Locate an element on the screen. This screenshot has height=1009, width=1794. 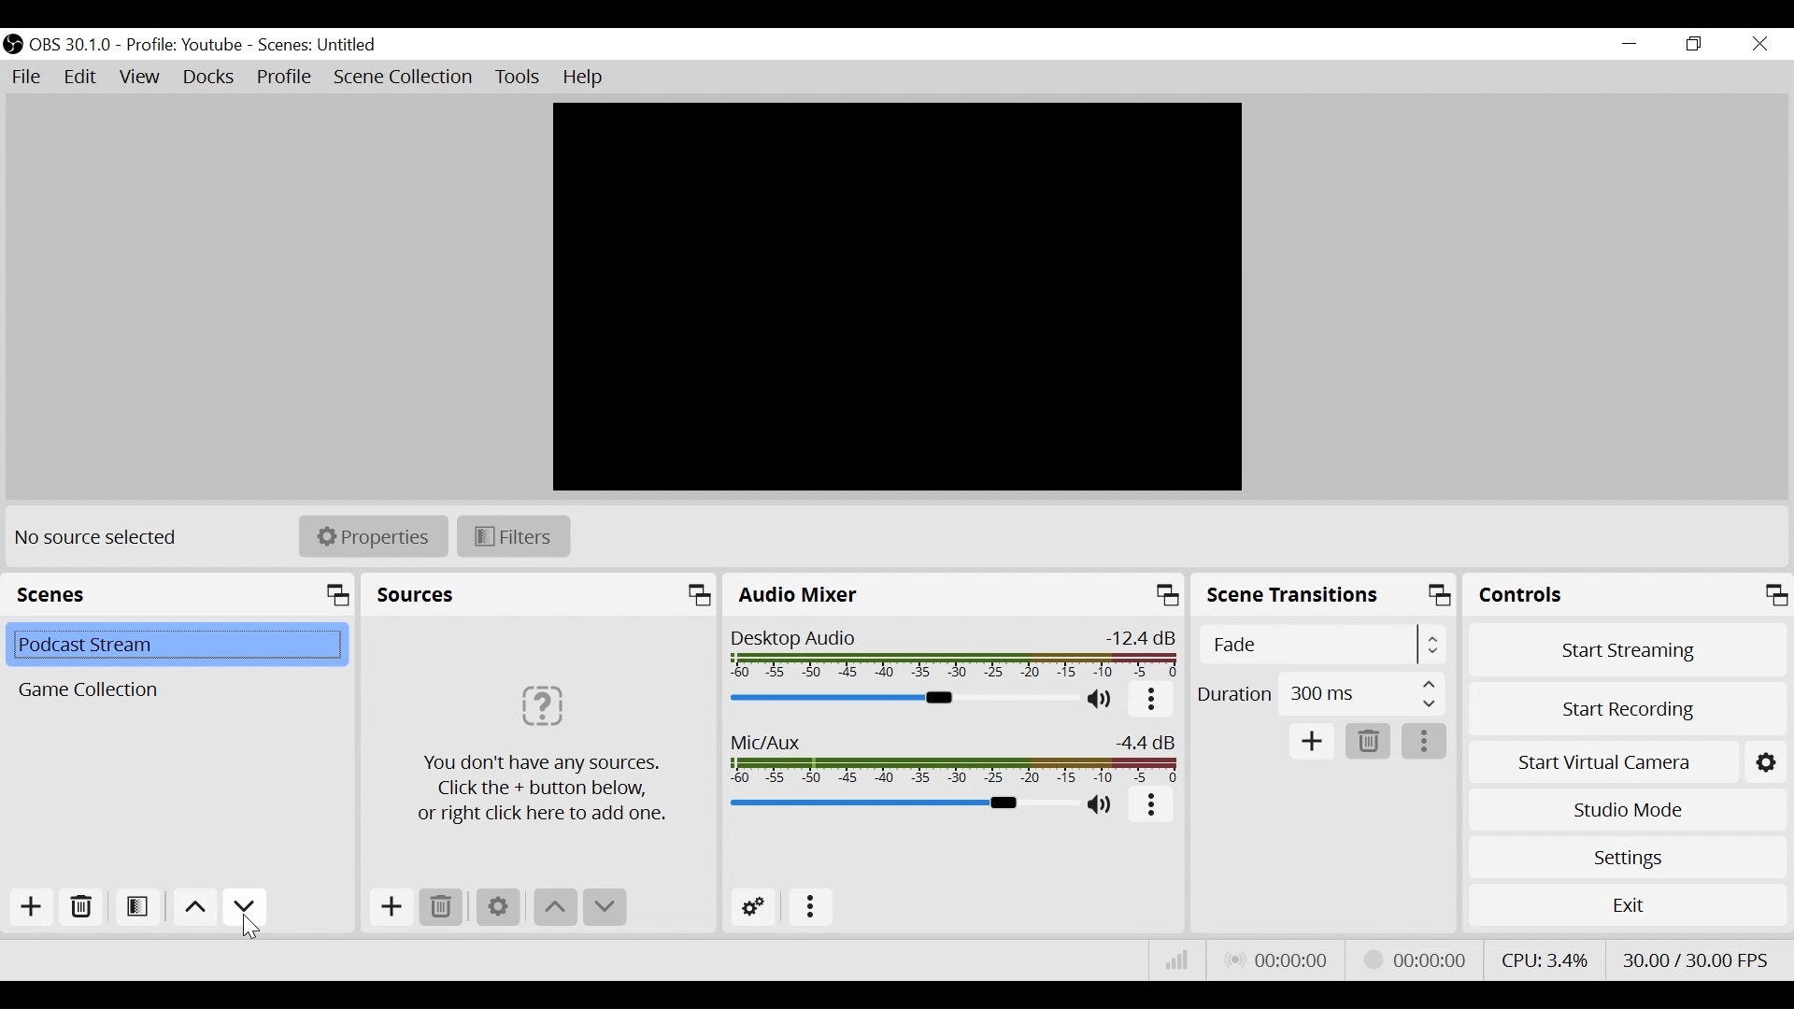
Docks is located at coordinates (208, 79).